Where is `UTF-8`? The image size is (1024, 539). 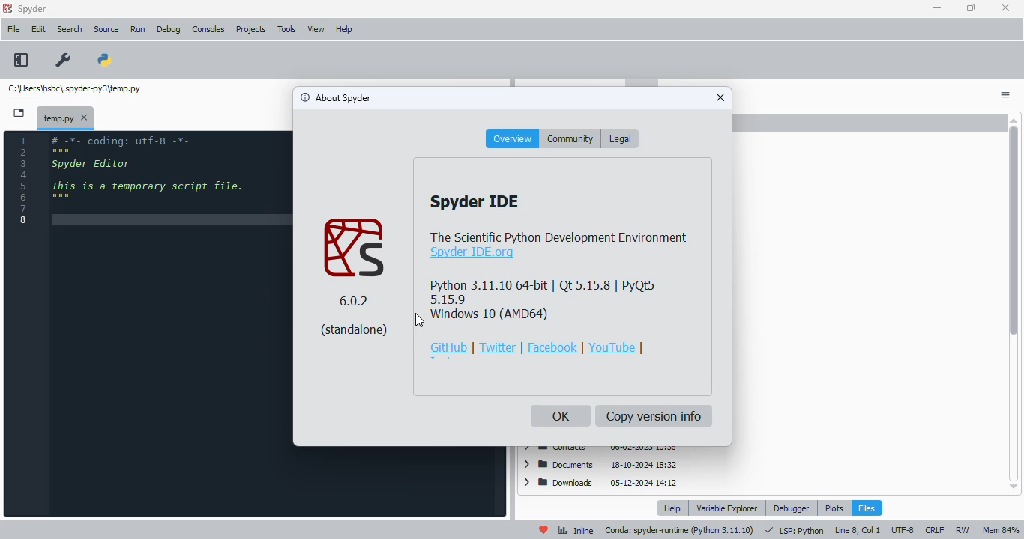
UTF-8 is located at coordinates (902, 529).